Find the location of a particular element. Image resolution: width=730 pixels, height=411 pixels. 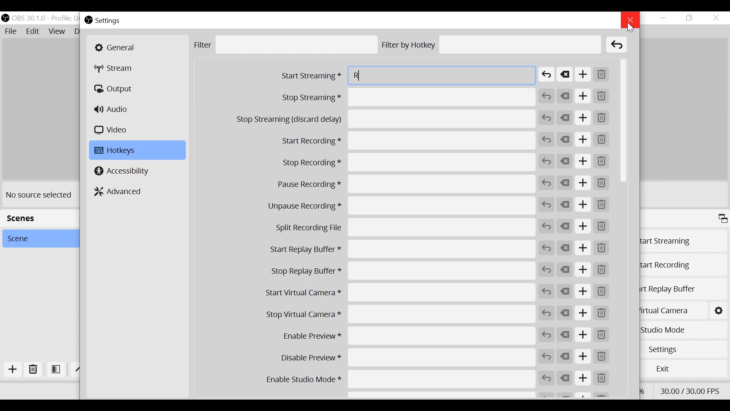

Revert is located at coordinates (547, 226).